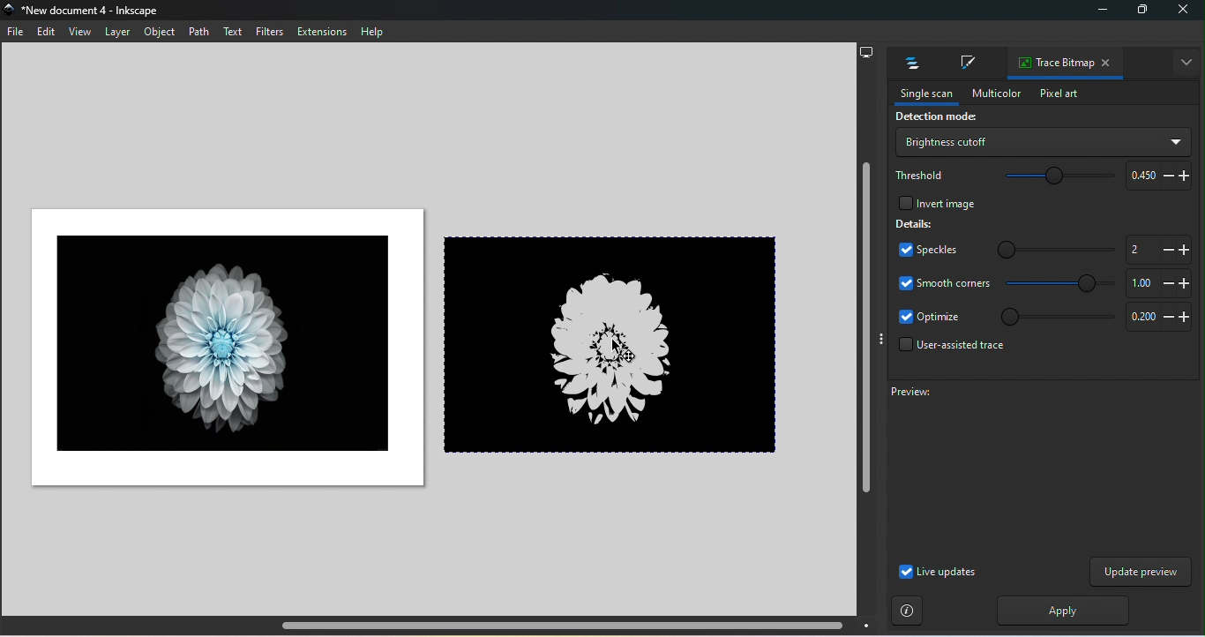 The height and width of the screenshot is (637, 1205). Describe the element at coordinates (198, 31) in the screenshot. I see `Path` at that location.